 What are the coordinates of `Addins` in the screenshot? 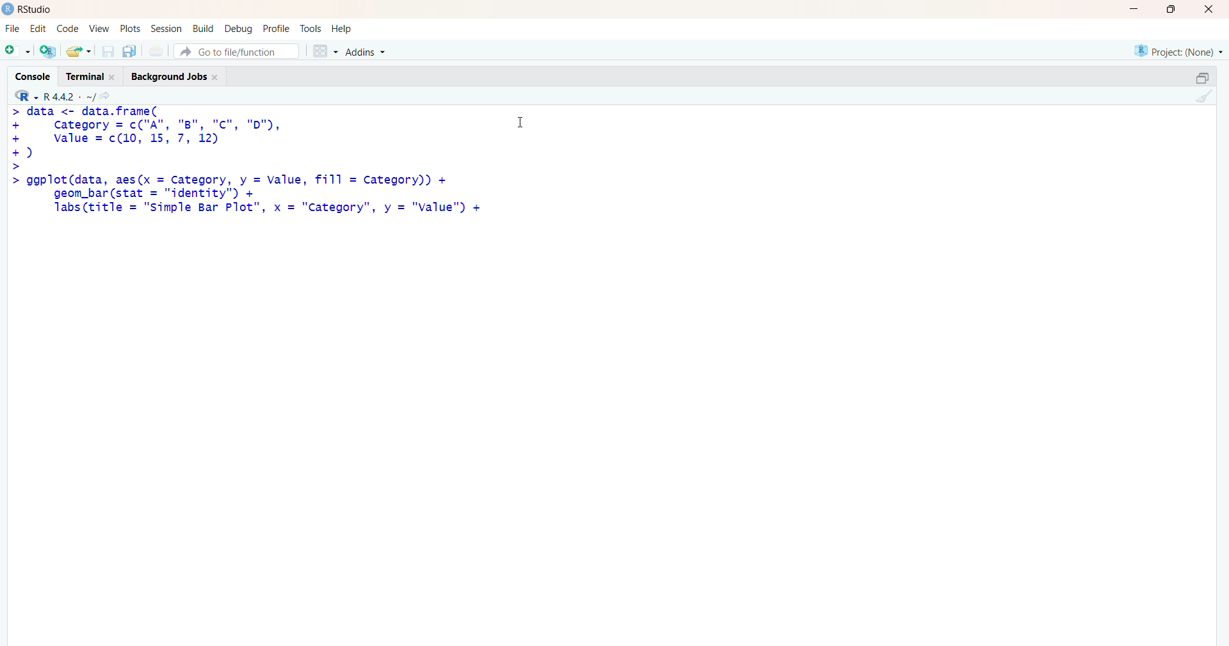 It's located at (368, 52).